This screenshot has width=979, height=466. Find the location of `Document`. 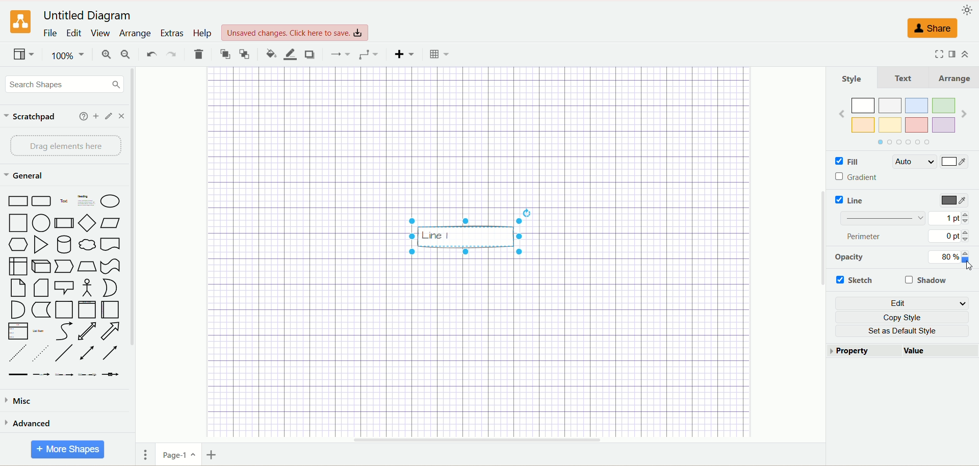

Document is located at coordinates (111, 243).